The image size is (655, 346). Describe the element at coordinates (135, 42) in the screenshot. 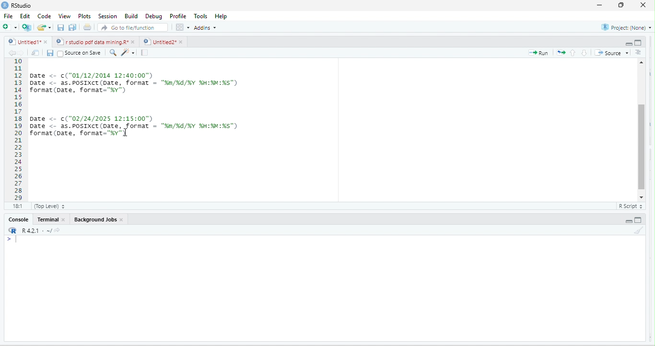

I see `close` at that location.